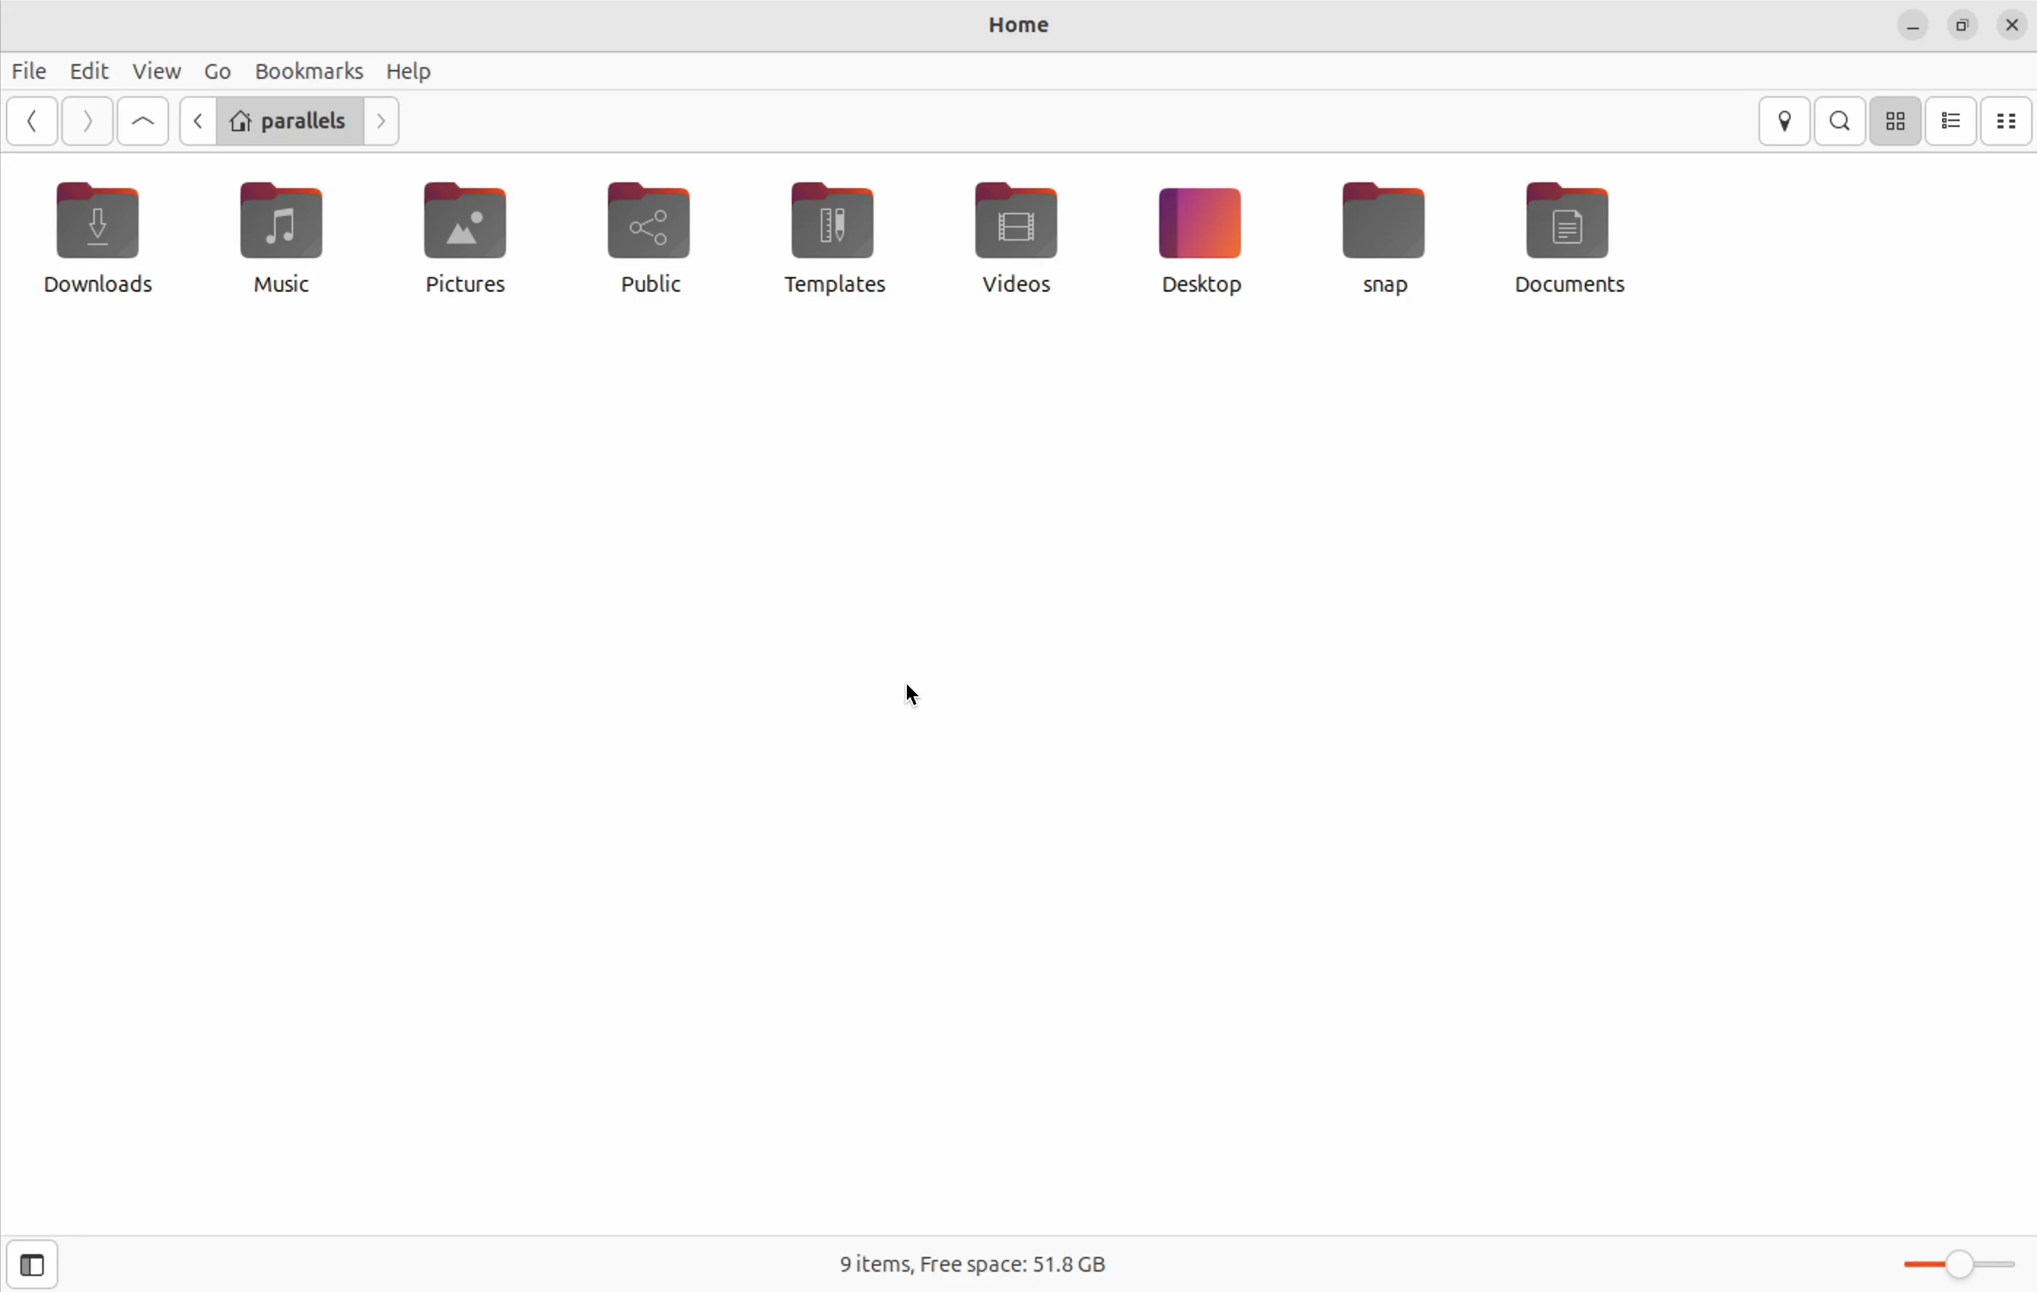 The image size is (2037, 1292). I want to click on videos, so click(1017, 237).